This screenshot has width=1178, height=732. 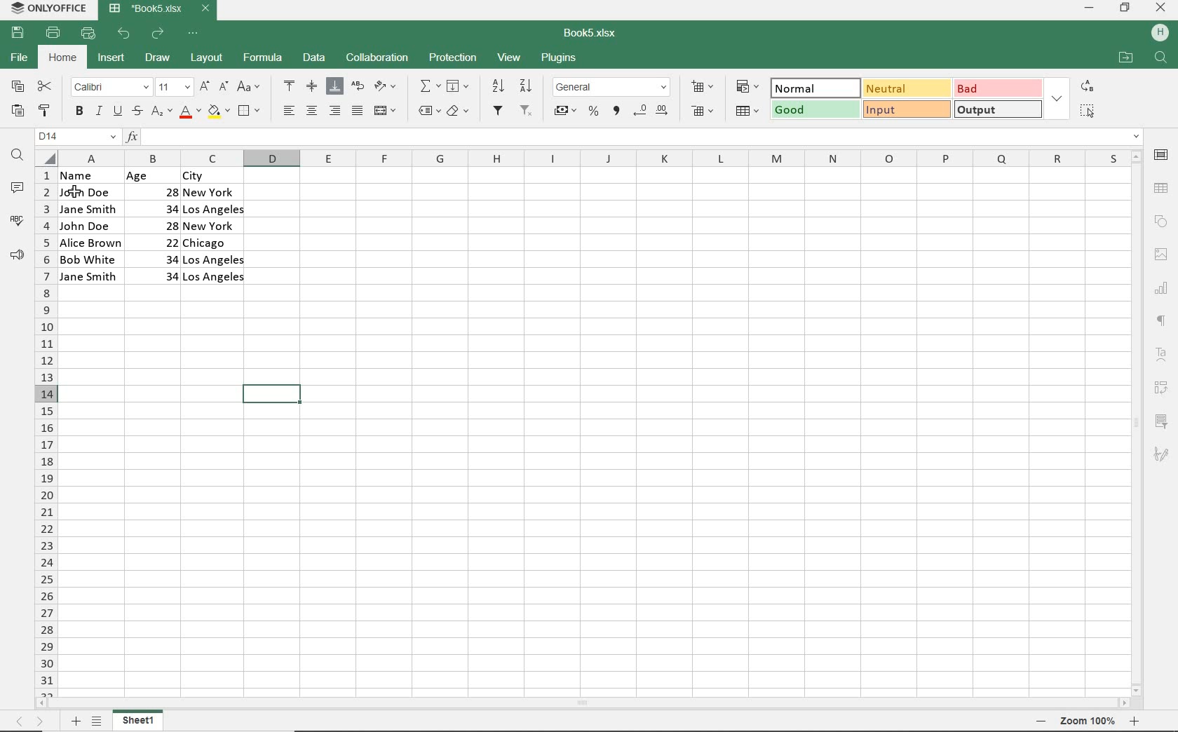 What do you see at coordinates (18, 111) in the screenshot?
I see `PASTE` at bounding box center [18, 111].